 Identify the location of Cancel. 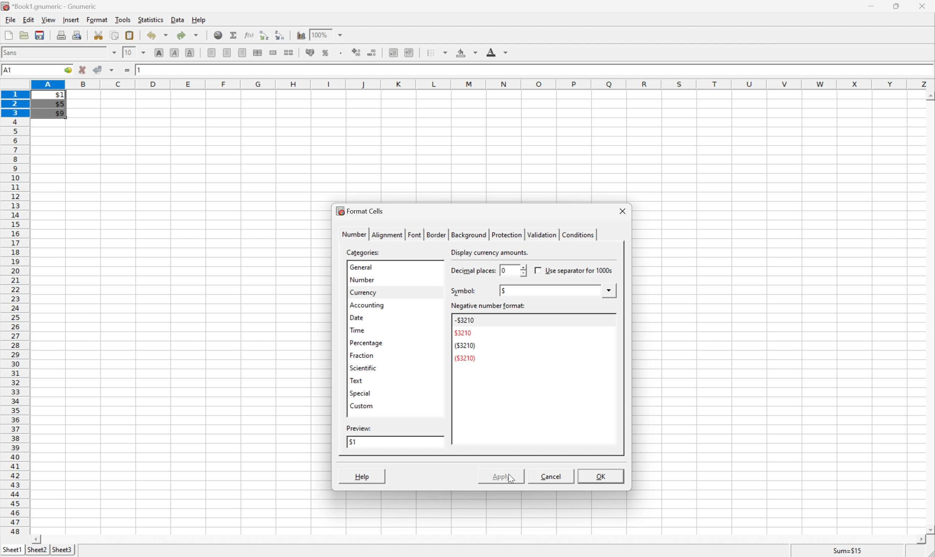
(550, 476).